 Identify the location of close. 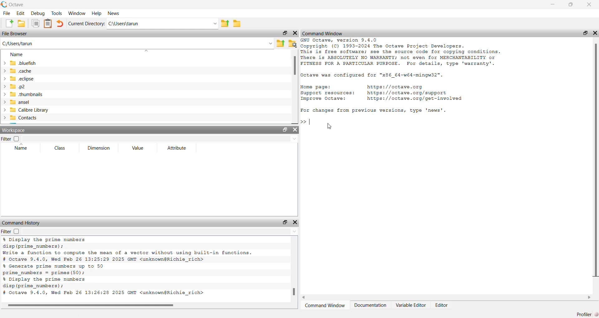
(295, 33).